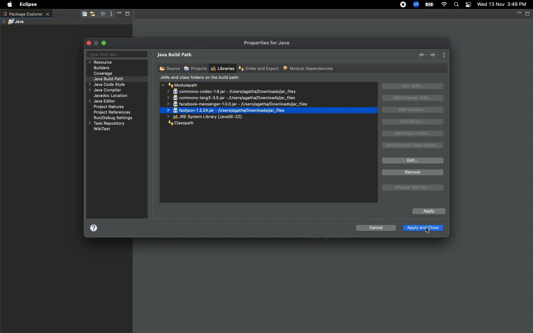 Image resolution: width=533 pixels, height=333 pixels. What do you see at coordinates (200, 78) in the screenshot?
I see `JARs and class folders` at bounding box center [200, 78].